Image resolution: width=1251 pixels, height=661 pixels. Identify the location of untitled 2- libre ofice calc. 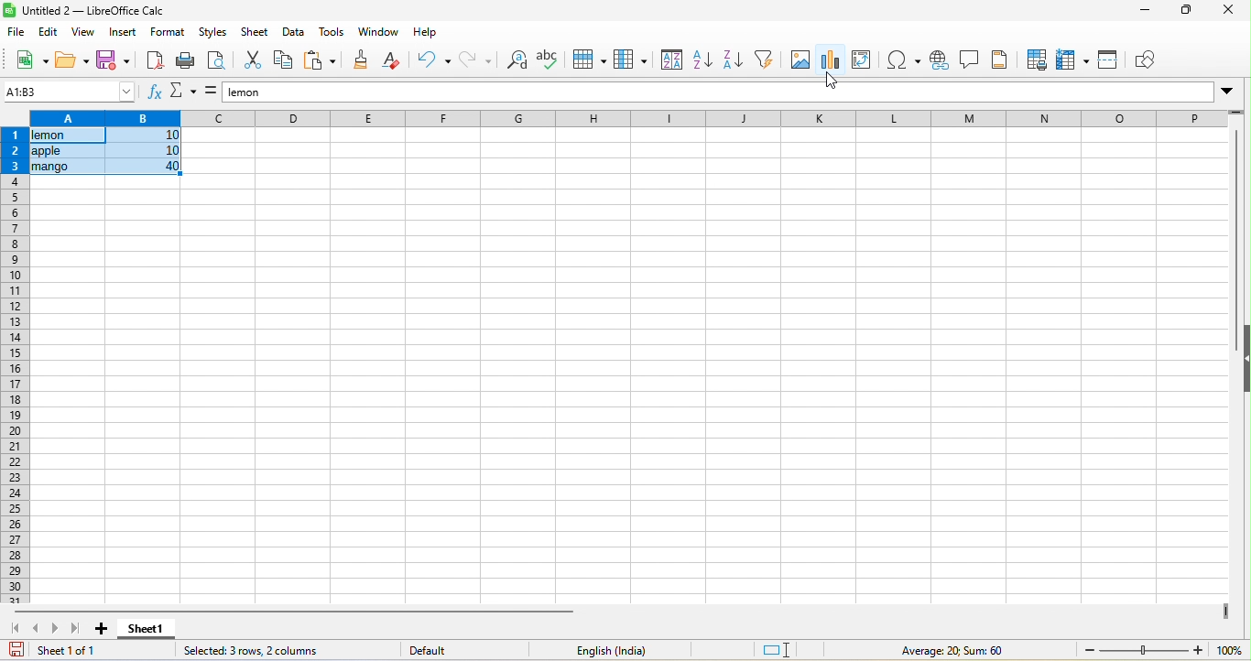
(100, 12).